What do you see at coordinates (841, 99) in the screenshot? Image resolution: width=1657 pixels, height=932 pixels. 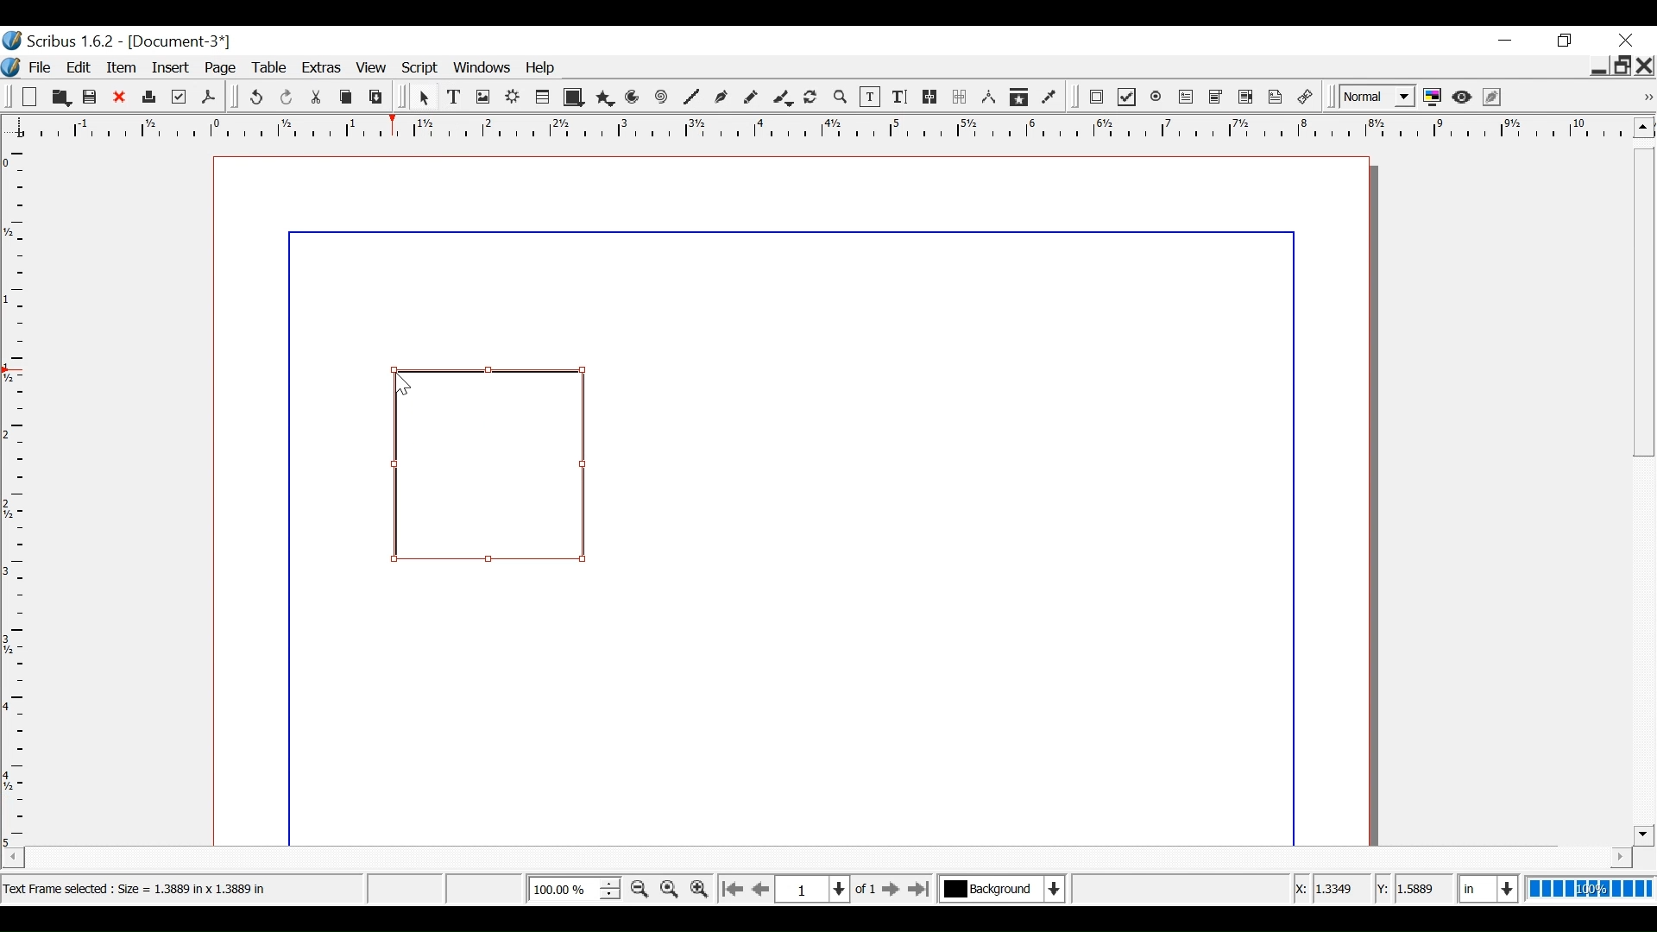 I see `Zoom` at bounding box center [841, 99].